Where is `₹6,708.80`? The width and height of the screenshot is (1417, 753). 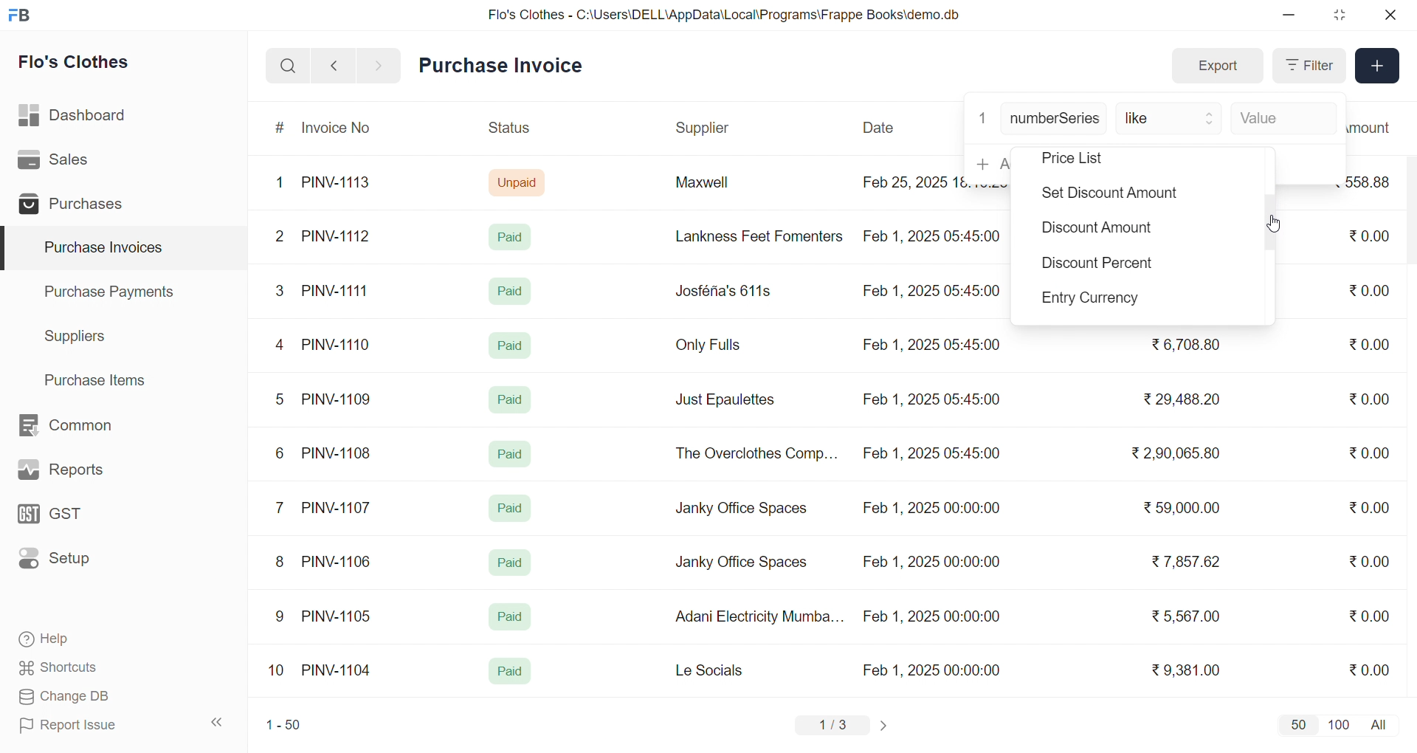
₹6,708.80 is located at coordinates (1185, 342).